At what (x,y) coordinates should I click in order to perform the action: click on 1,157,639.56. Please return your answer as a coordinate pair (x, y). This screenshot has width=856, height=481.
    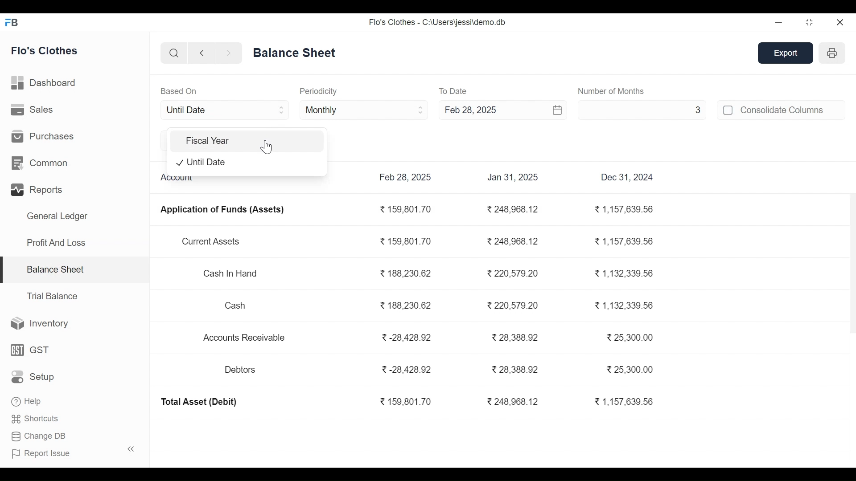
    Looking at the image, I should click on (623, 402).